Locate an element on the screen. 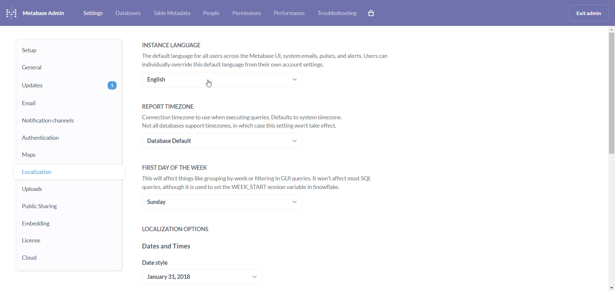  FIRST DAY OF THE WEEK
This will affect things like grouping by week or filtering in GUI queries. It won't affect most SQL
queries, although it is used to set the WEEK_START session variable in Snowflake. is located at coordinates (262, 177).